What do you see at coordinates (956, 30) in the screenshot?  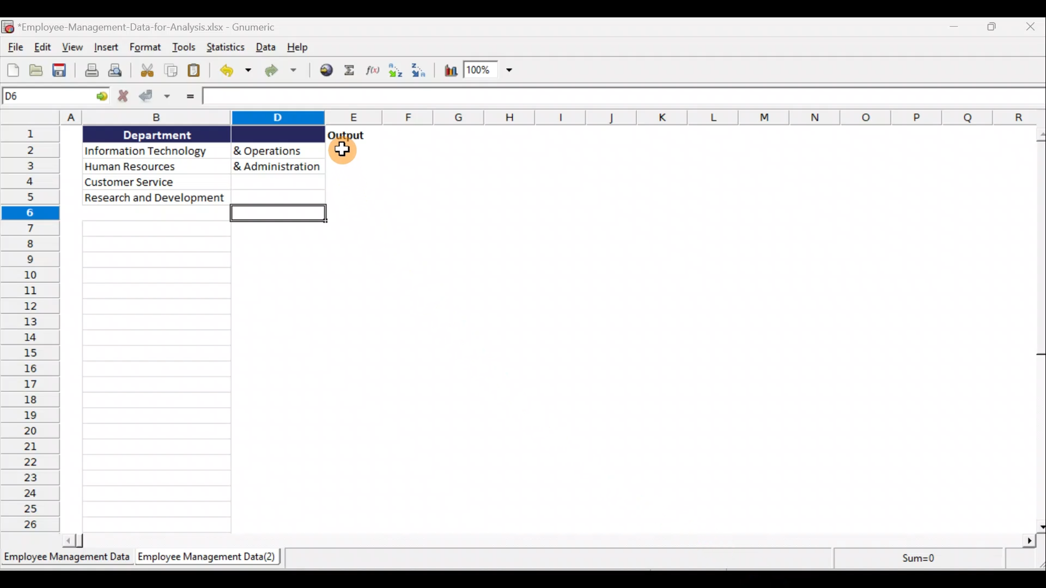 I see `Minimise` at bounding box center [956, 30].